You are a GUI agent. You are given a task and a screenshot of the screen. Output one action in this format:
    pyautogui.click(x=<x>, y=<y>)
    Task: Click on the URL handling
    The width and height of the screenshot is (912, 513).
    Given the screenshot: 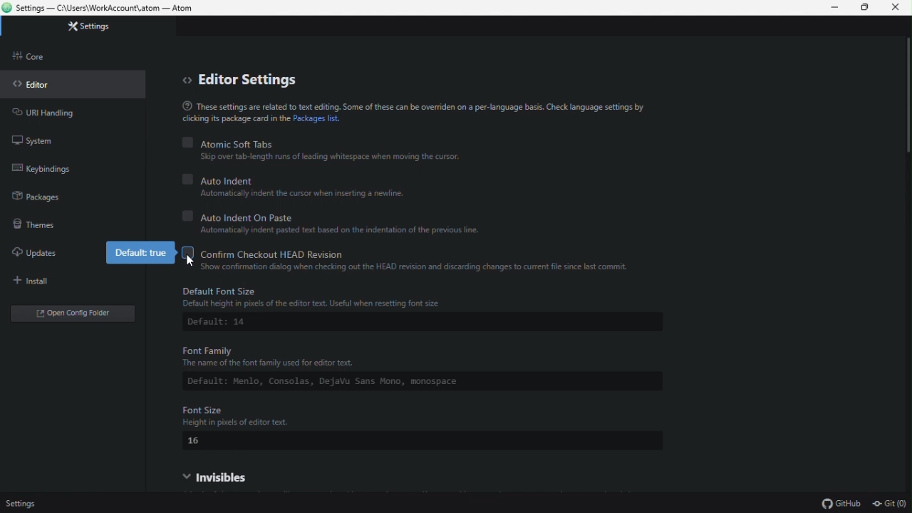 What is the action you would take?
    pyautogui.click(x=59, y=114)
    